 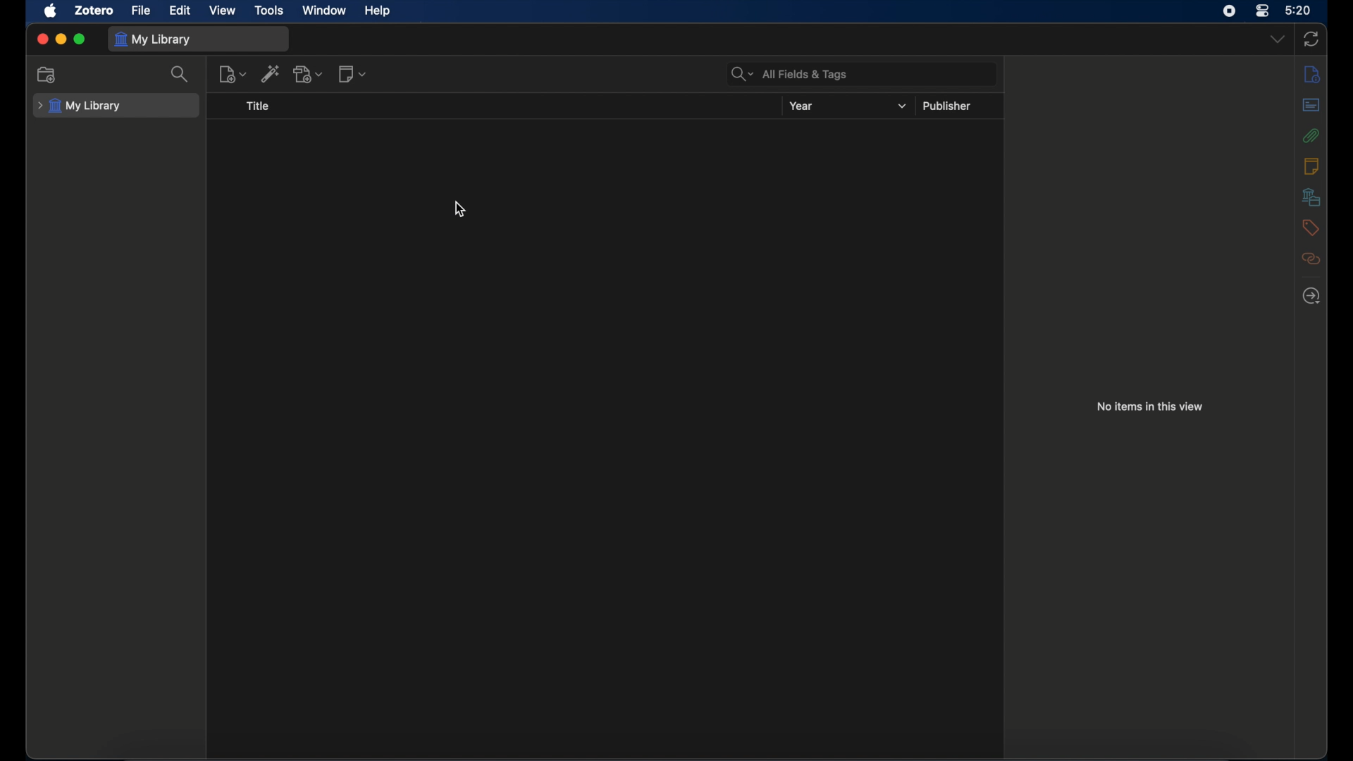 What do you see at coordinates (50, 11) in the screenshot?
I see `apple icon` at bounding box center [50, 11].